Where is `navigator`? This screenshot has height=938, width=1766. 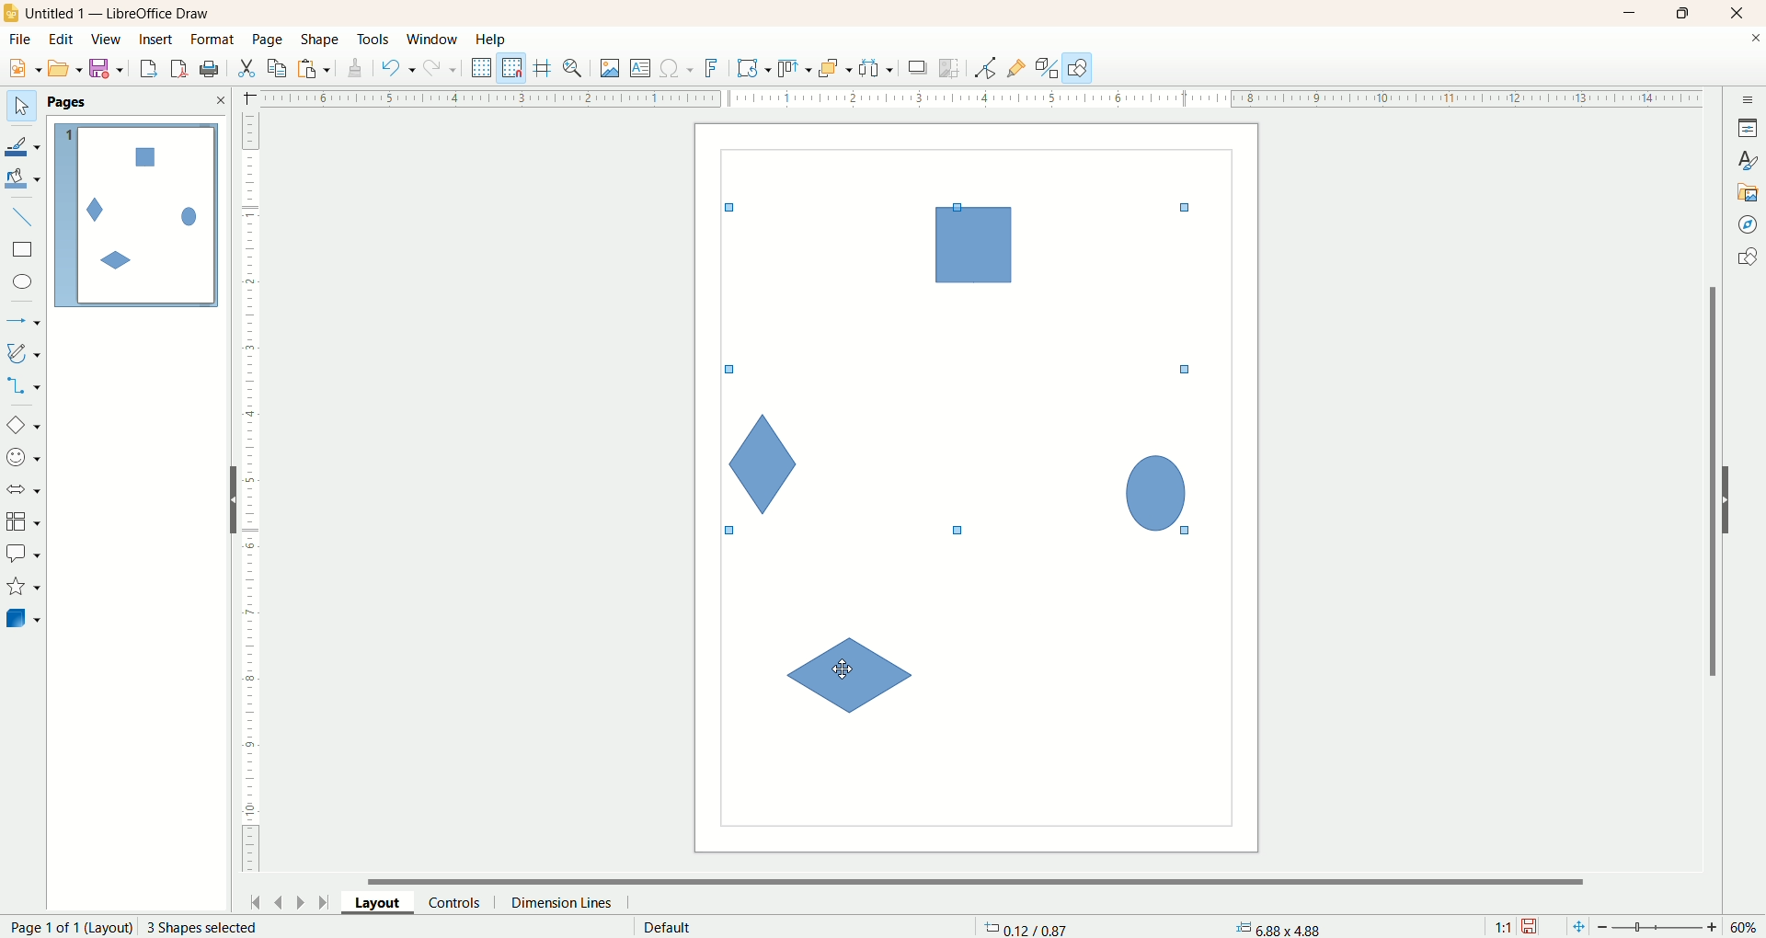
navigator is located at coordinates (1749, 225).